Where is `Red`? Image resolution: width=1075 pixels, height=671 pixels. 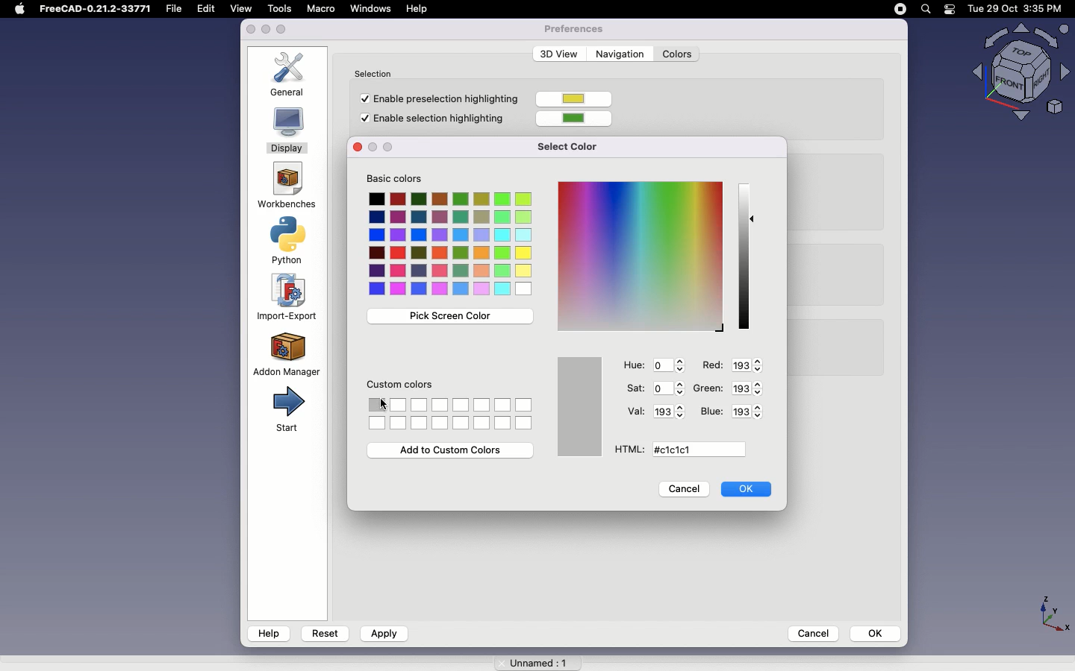
Red is located at coordinates (711, 365).